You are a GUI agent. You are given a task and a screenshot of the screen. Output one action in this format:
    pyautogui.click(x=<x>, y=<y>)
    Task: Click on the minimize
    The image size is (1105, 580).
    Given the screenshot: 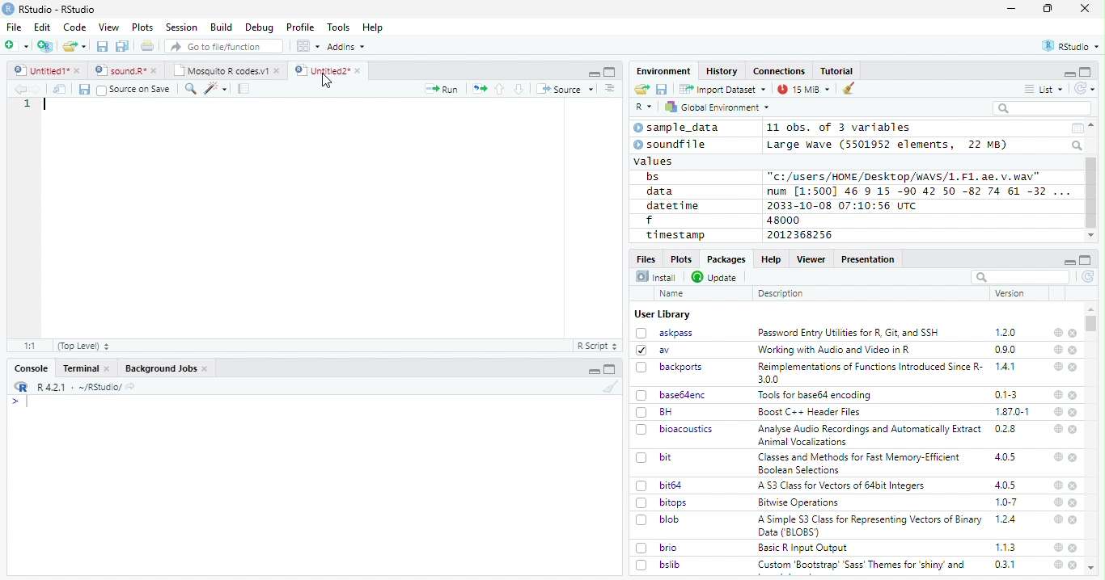 What is the action you would take?
    pyautogui.click(x=1014, y=9)
    